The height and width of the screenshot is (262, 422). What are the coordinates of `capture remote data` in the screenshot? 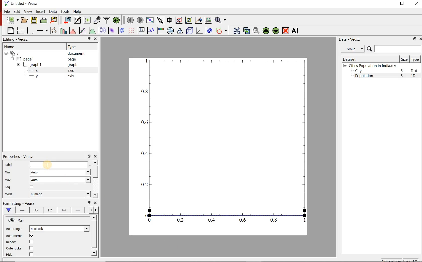 It's located at (96, 20).